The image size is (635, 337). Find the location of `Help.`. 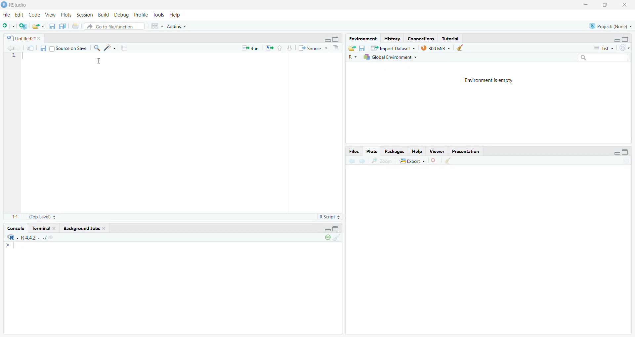

Help. is located at coordinates (418, 151).